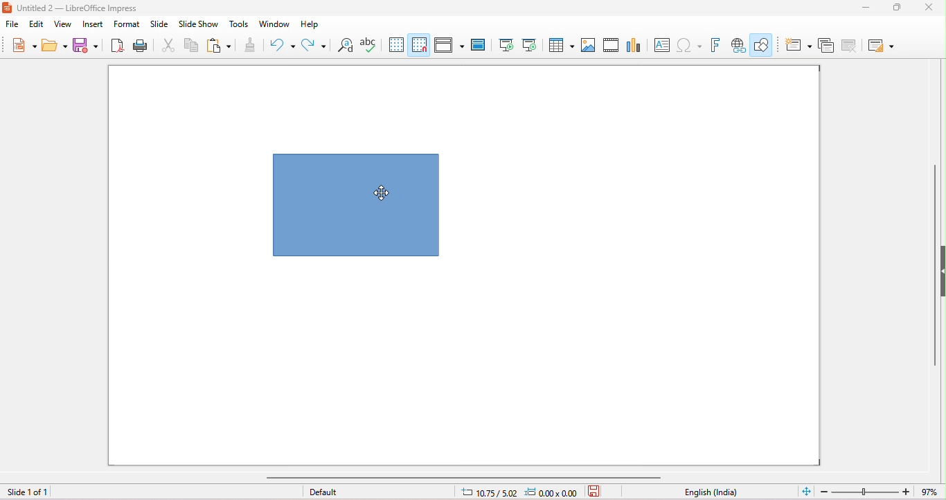 The image size is (946, 500). Describe the element at coordinates (478, 44) in the screenshot. I see `master slide` at that location.